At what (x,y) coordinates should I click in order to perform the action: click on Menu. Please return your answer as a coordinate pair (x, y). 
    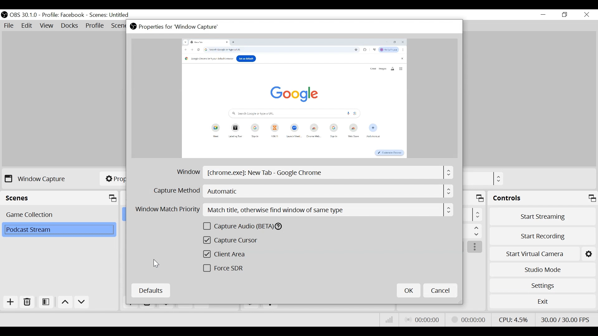
    Looking at the image, I should click on (476, 231).